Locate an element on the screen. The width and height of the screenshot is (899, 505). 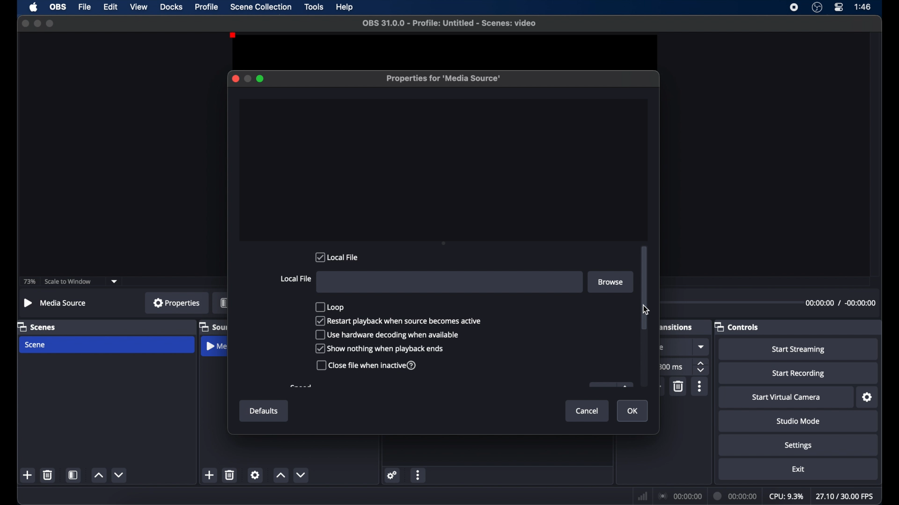
settings is located at coordinates (255, 475).